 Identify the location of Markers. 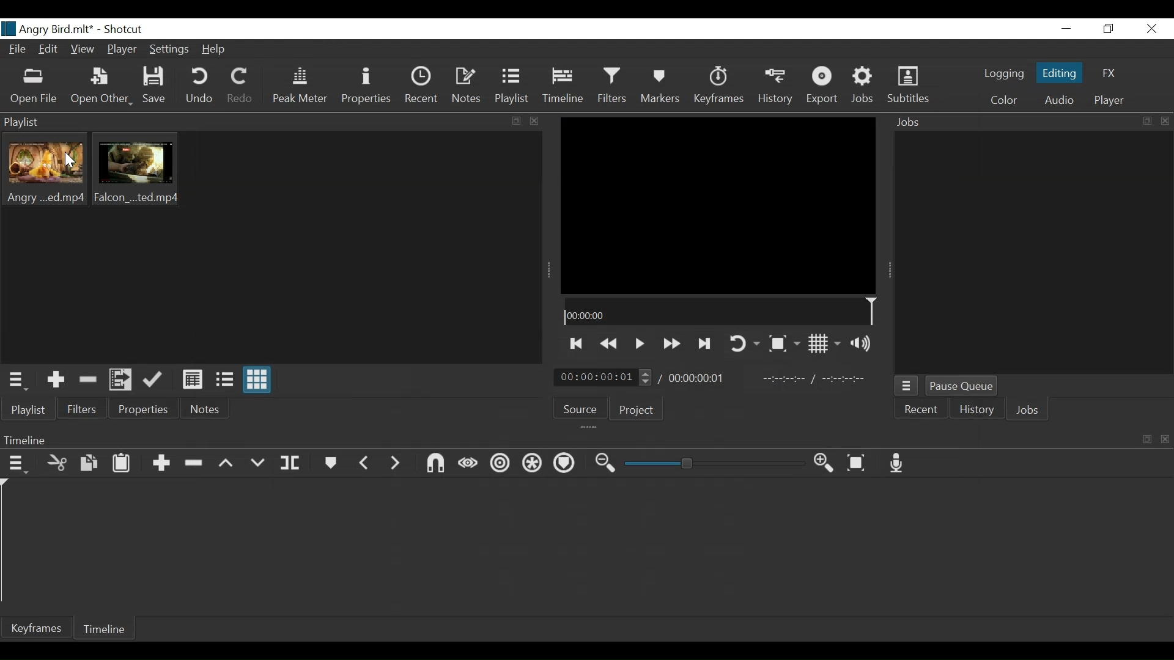
(660, 86).